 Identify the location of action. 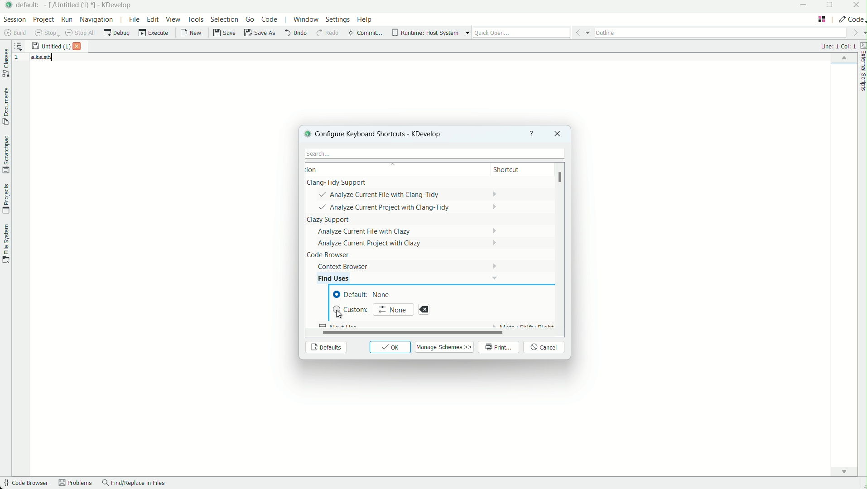
(324, 169).